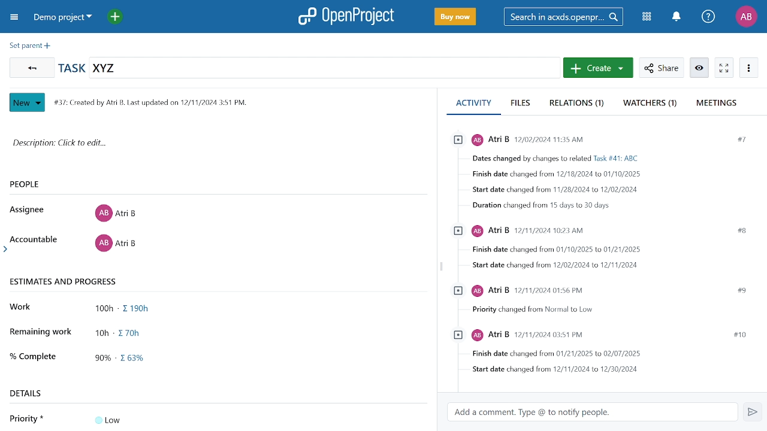 Image resolution: width=767 pixels, height=431 pixels. I want to click on Work 100h - Sigma symbol 190h, so click(90, 309).